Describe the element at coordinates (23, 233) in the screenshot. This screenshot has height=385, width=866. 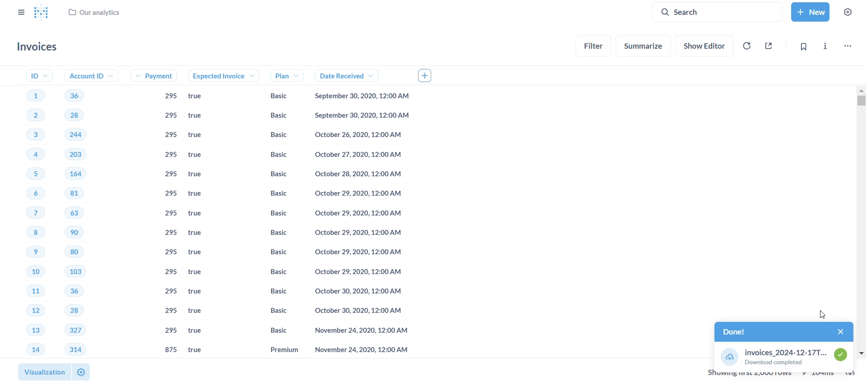
I see `8` at that location.